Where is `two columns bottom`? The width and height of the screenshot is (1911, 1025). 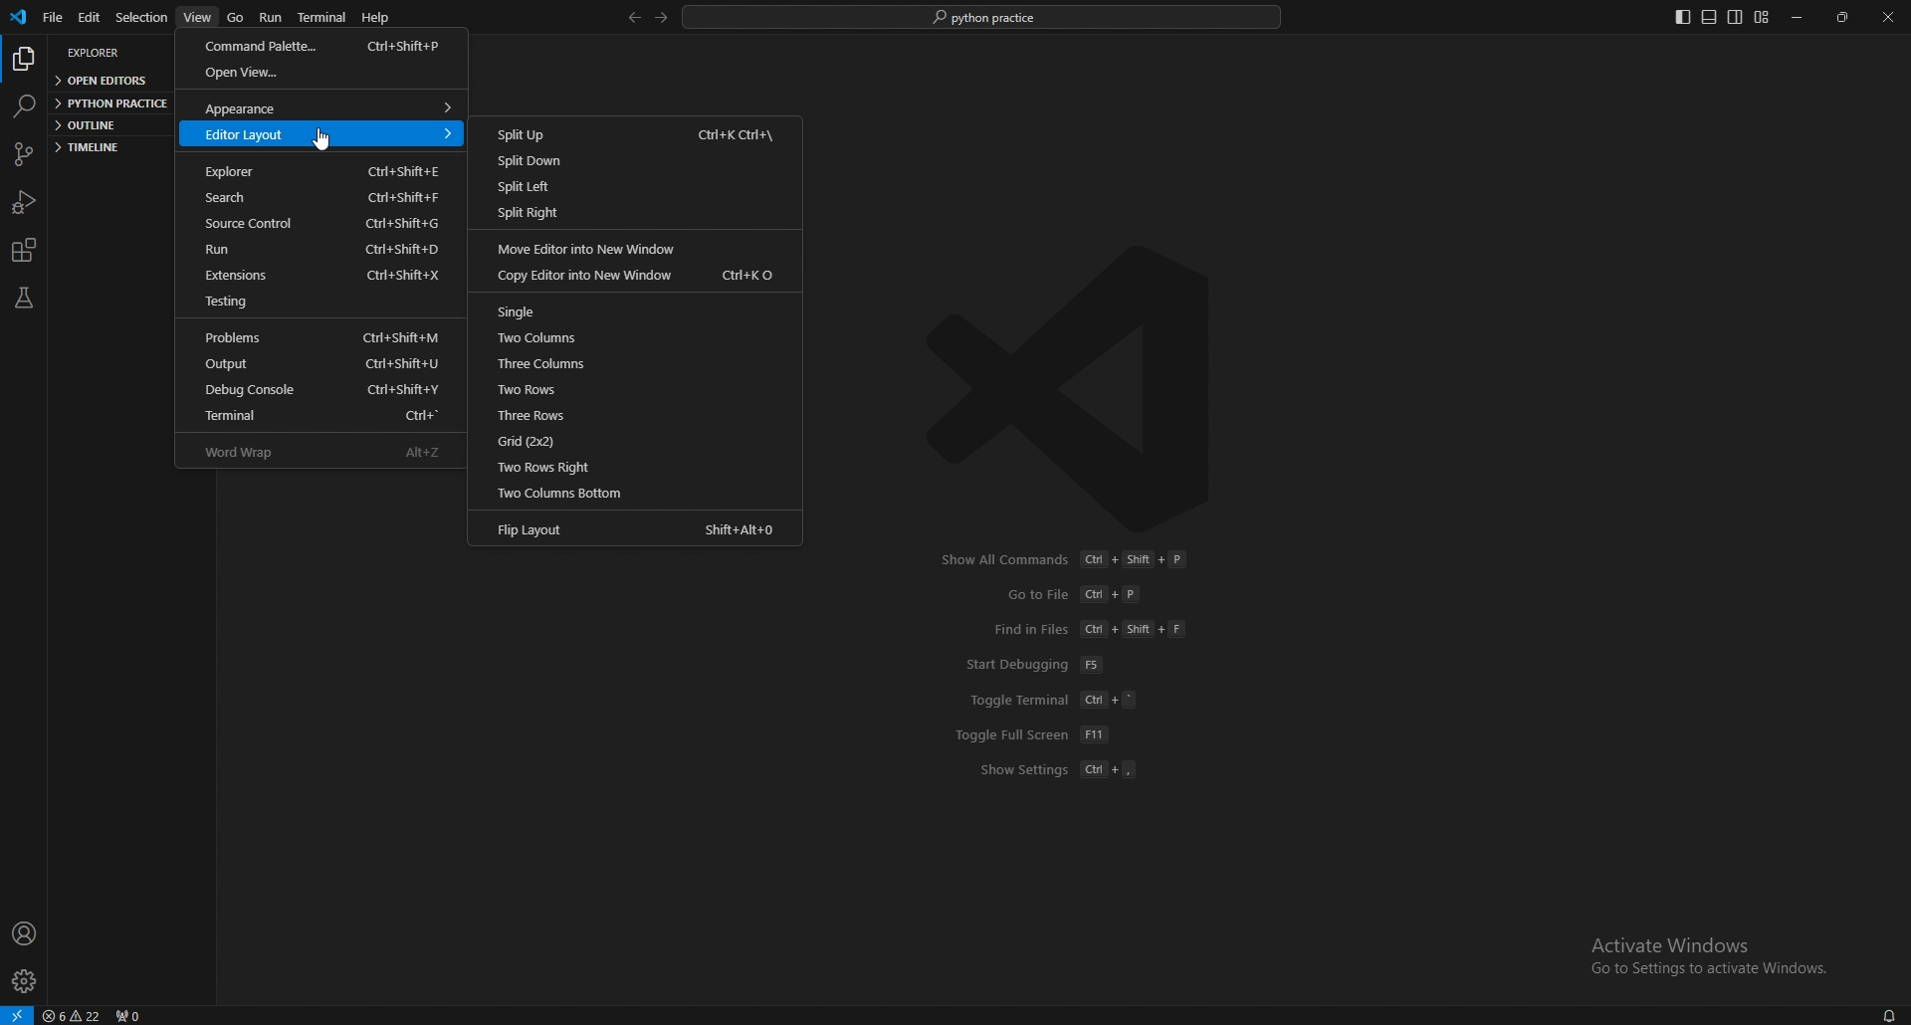 two columns bottom is located at coordinates (627, 494).